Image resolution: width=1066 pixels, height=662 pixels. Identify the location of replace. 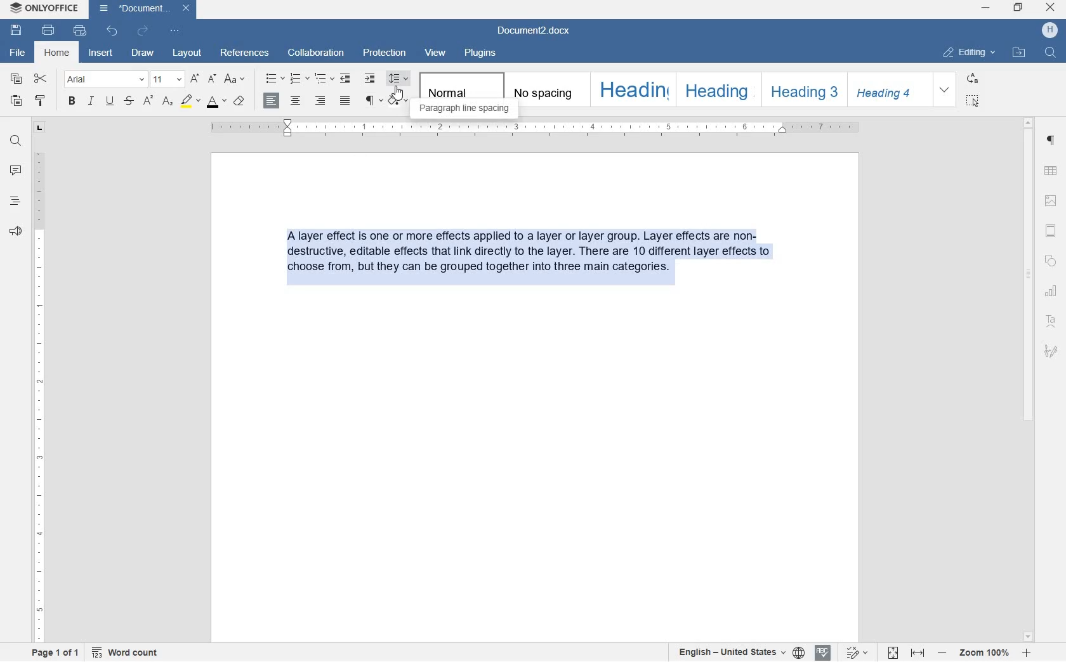
(974, 79).